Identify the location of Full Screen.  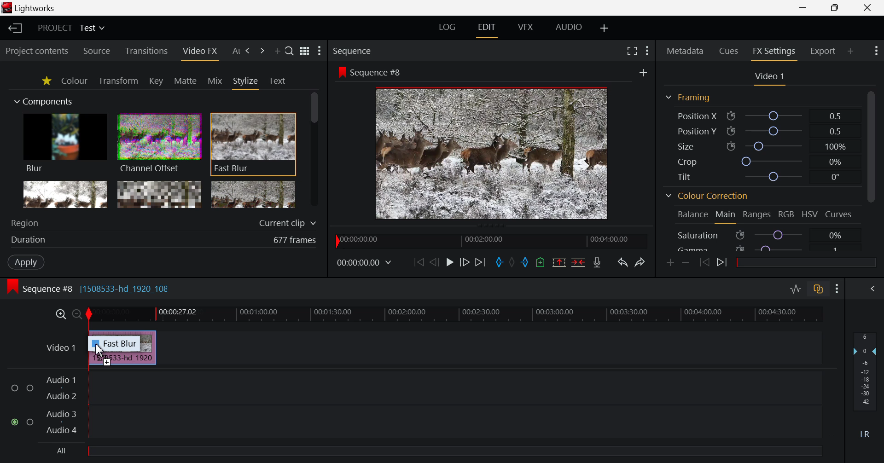
(632, 52).